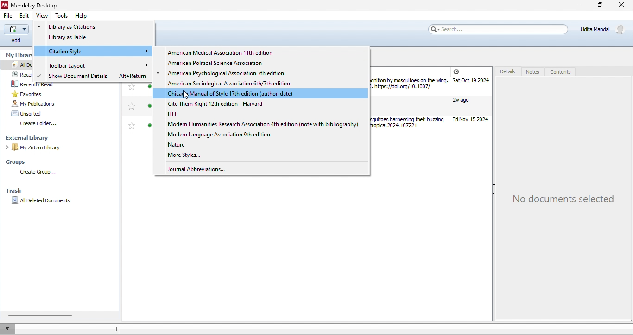  Describe the element at coordinates (32, 115) in the screenshot. I see `unsorted` at that location.